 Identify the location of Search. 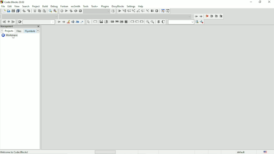
(26, 6).